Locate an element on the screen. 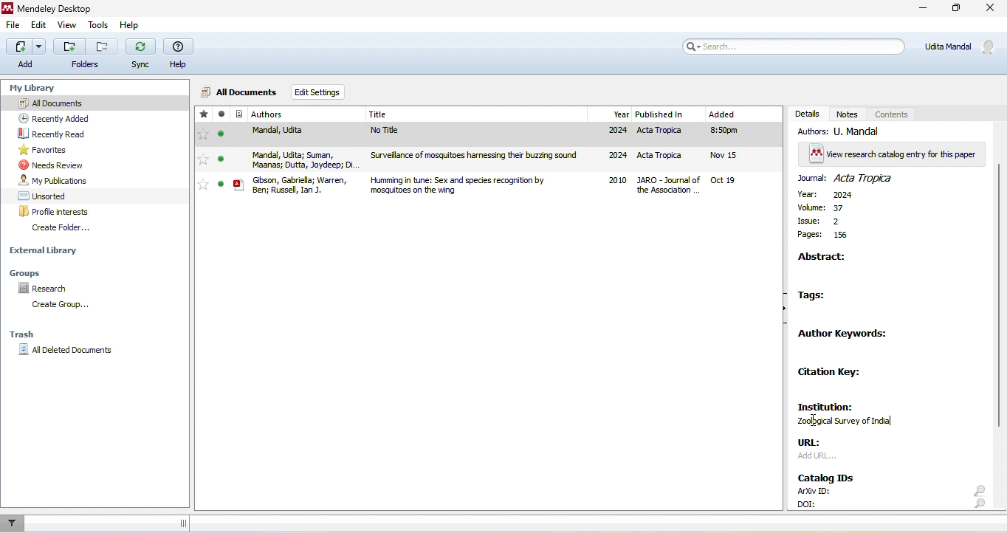 The width and height of the screenshot is (1007, 533). filter is located at coordinates (13, 523).